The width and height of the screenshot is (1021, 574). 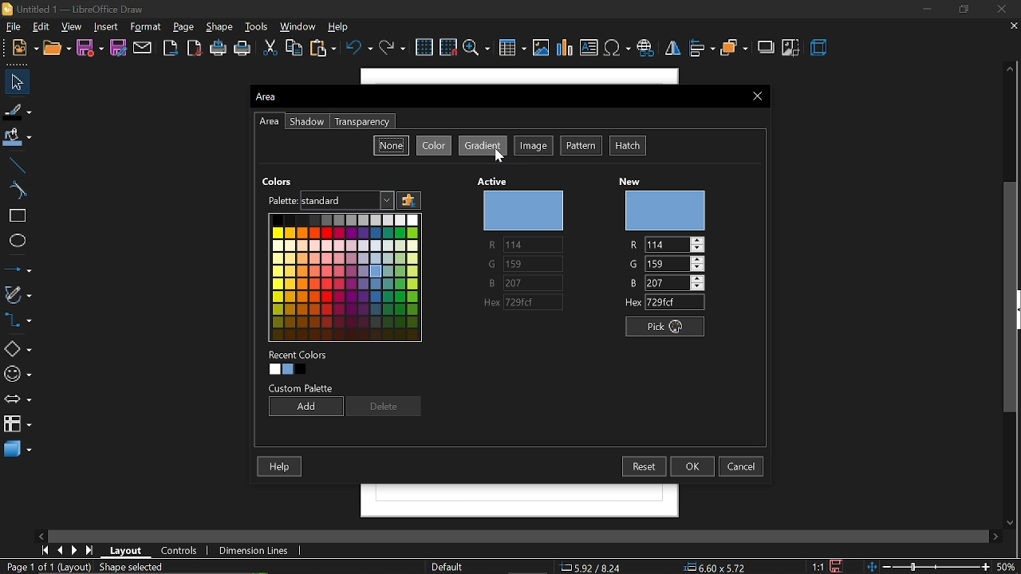 What do you see at coordinates (295, 49) in the screenshot?
I see `copy` at bounding box center [295, 49].